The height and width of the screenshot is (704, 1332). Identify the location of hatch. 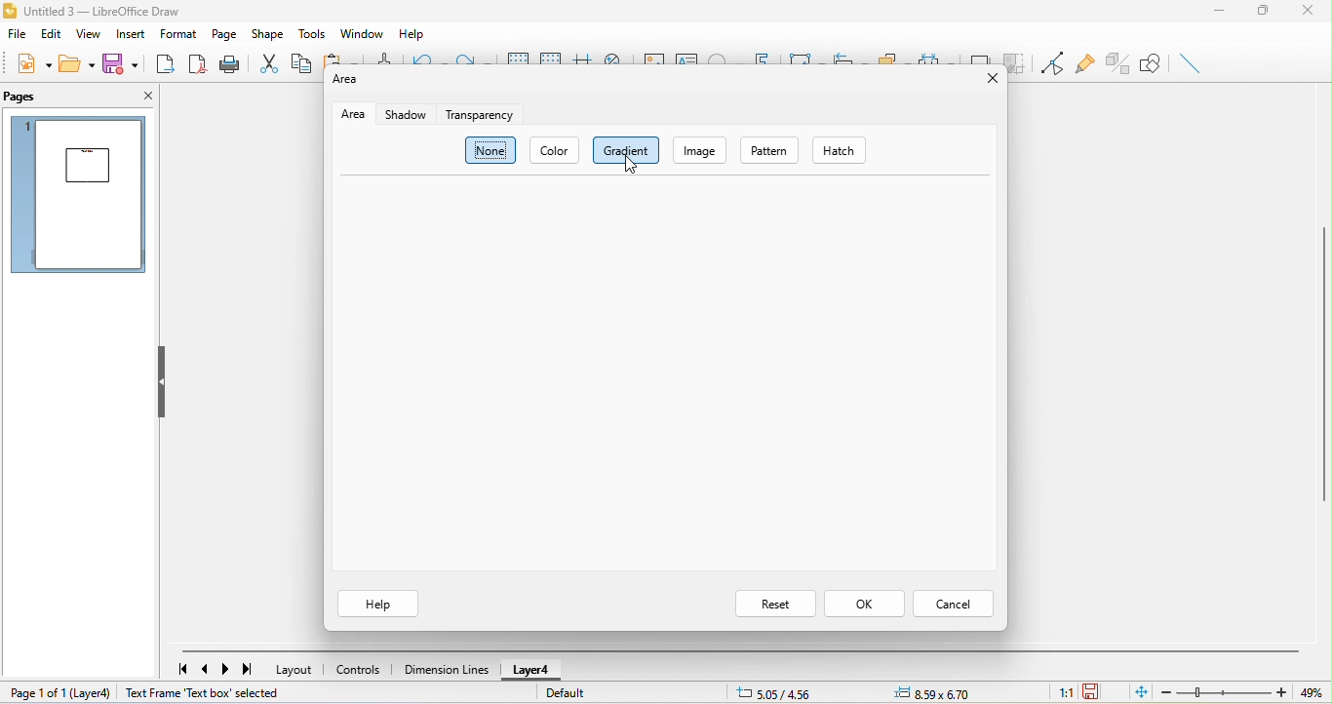
(842, 148).